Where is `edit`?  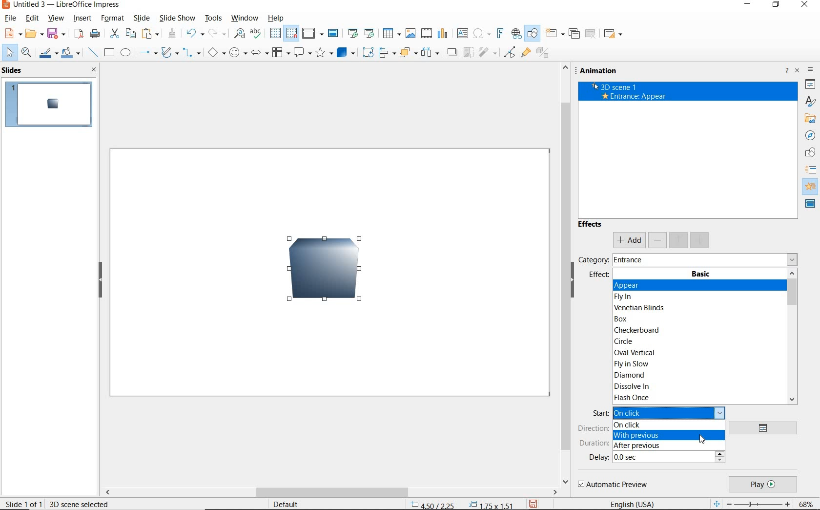
edit is located at coordinates (32, 19).